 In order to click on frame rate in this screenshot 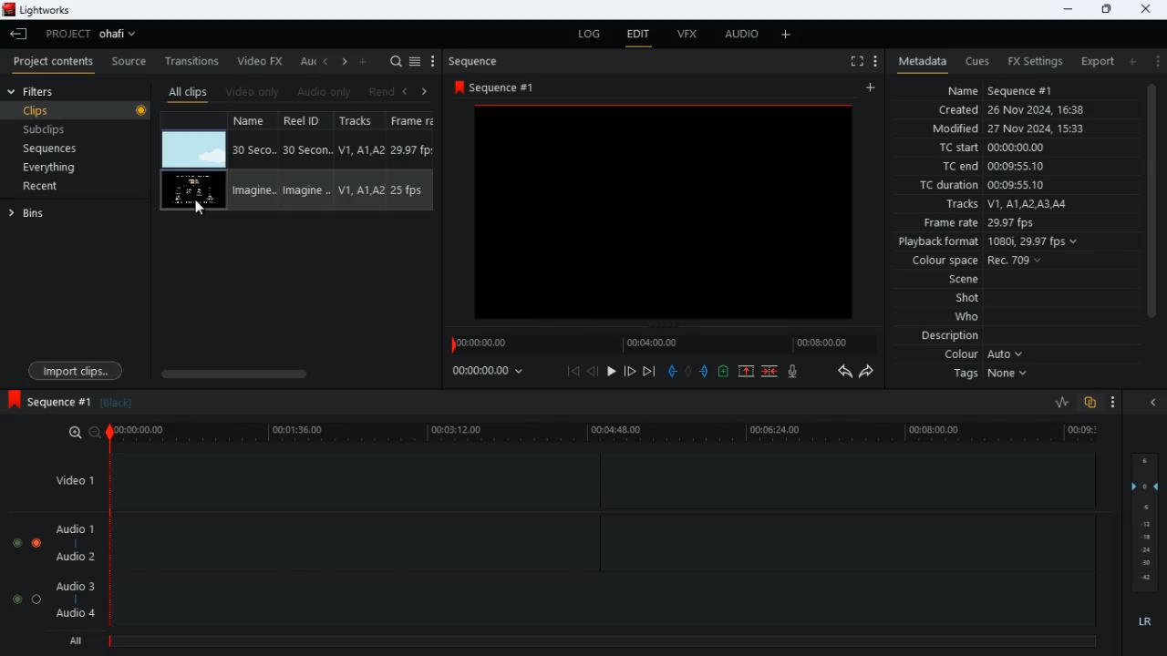, I will do `click(998, 222)`.